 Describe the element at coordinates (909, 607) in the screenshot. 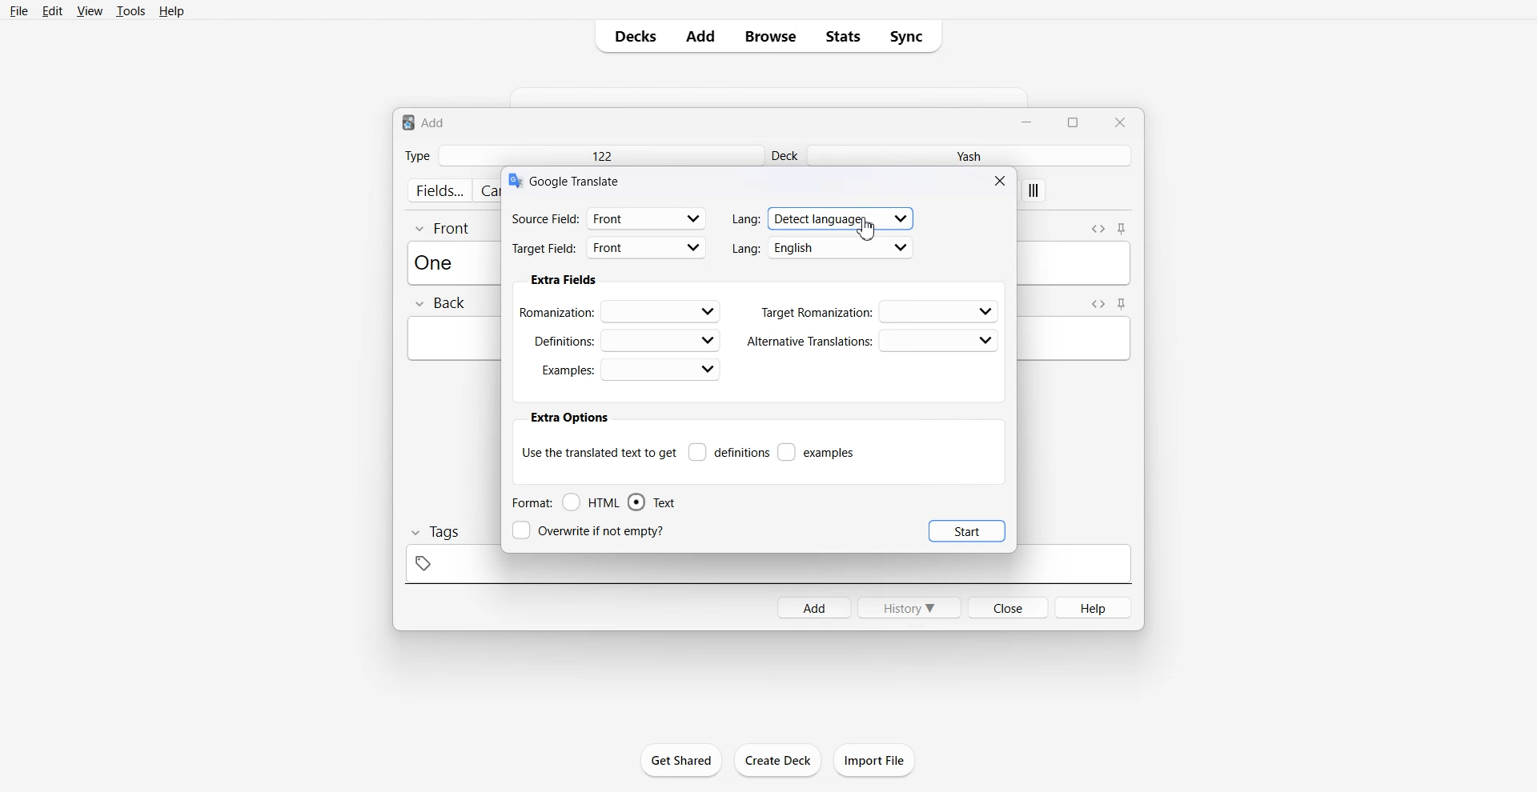

I see `History` at that location.